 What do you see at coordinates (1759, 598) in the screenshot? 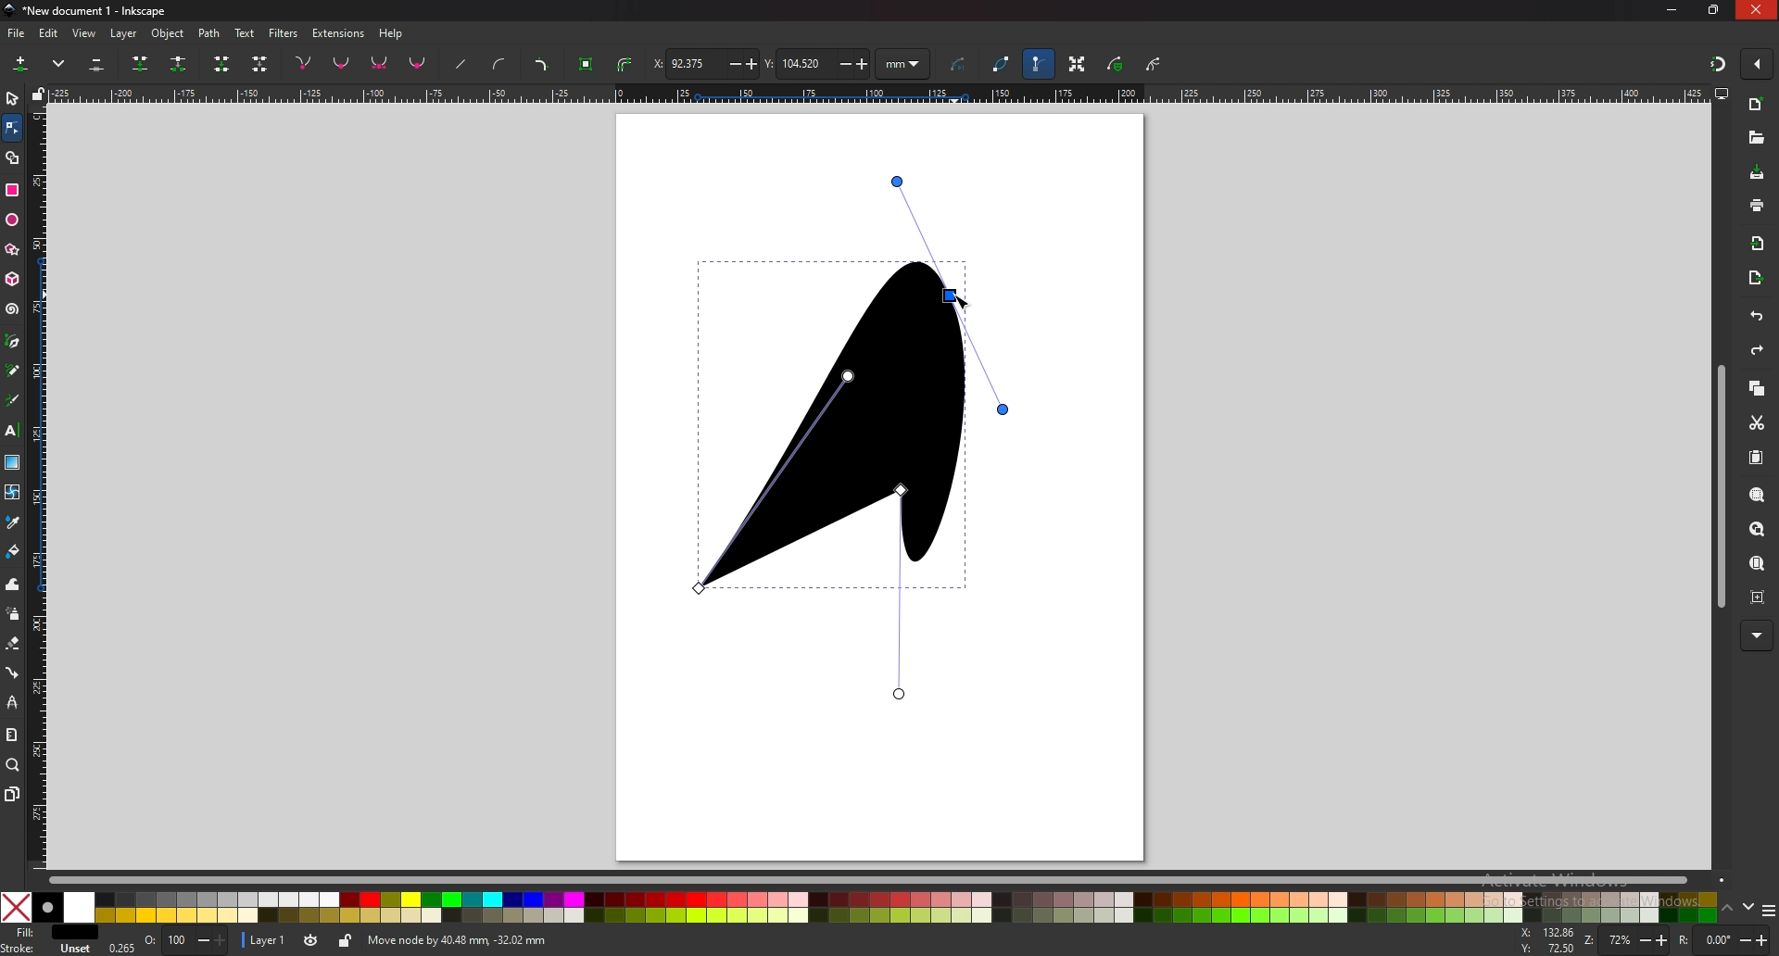
I see `zoom centre page` at bounding box center [1759, 598].